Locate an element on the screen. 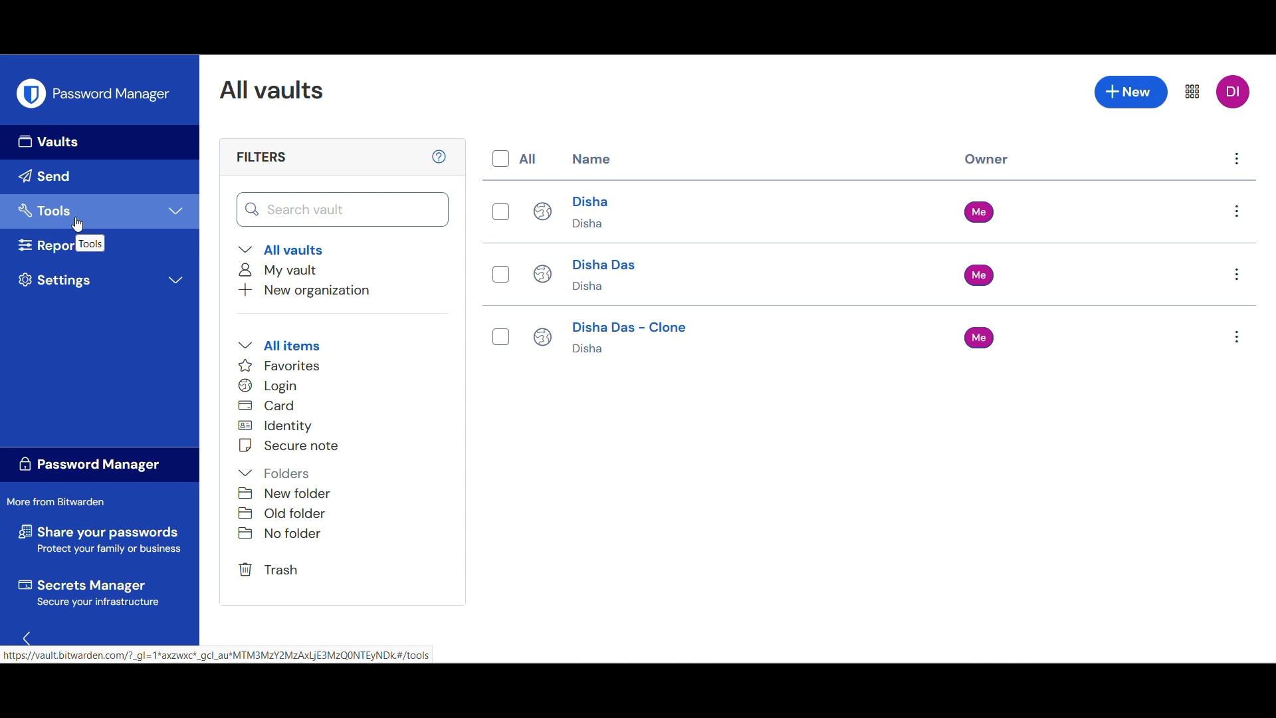 Image resolution: width=1276 pixels, height=718 pixels. Secrets manager is located at coordinates (99, 592).